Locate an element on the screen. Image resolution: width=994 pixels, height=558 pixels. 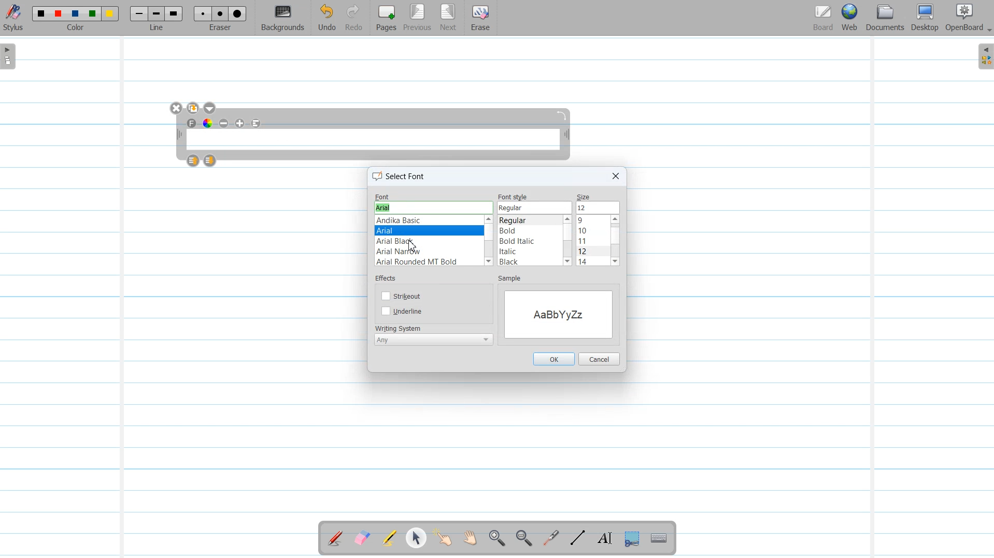
Sample Window is located at coordinates (560, 315).